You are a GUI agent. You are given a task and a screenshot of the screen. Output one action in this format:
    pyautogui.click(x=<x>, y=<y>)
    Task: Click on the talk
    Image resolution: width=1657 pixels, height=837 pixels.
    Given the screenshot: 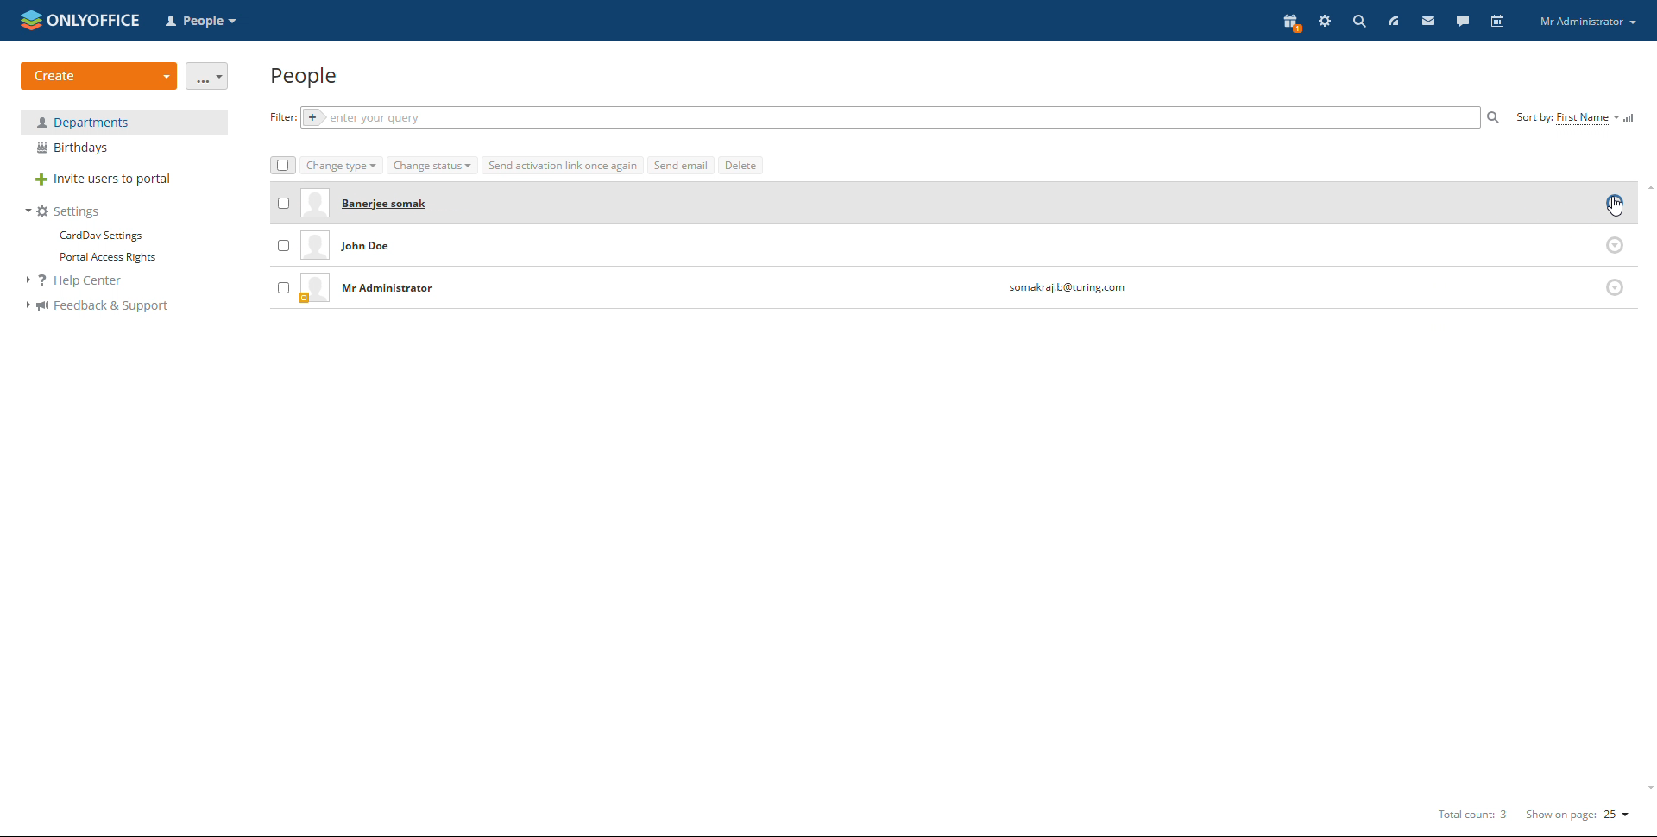 What is the action you would take?
    pyautogui.click(x=1462, y=20)
    